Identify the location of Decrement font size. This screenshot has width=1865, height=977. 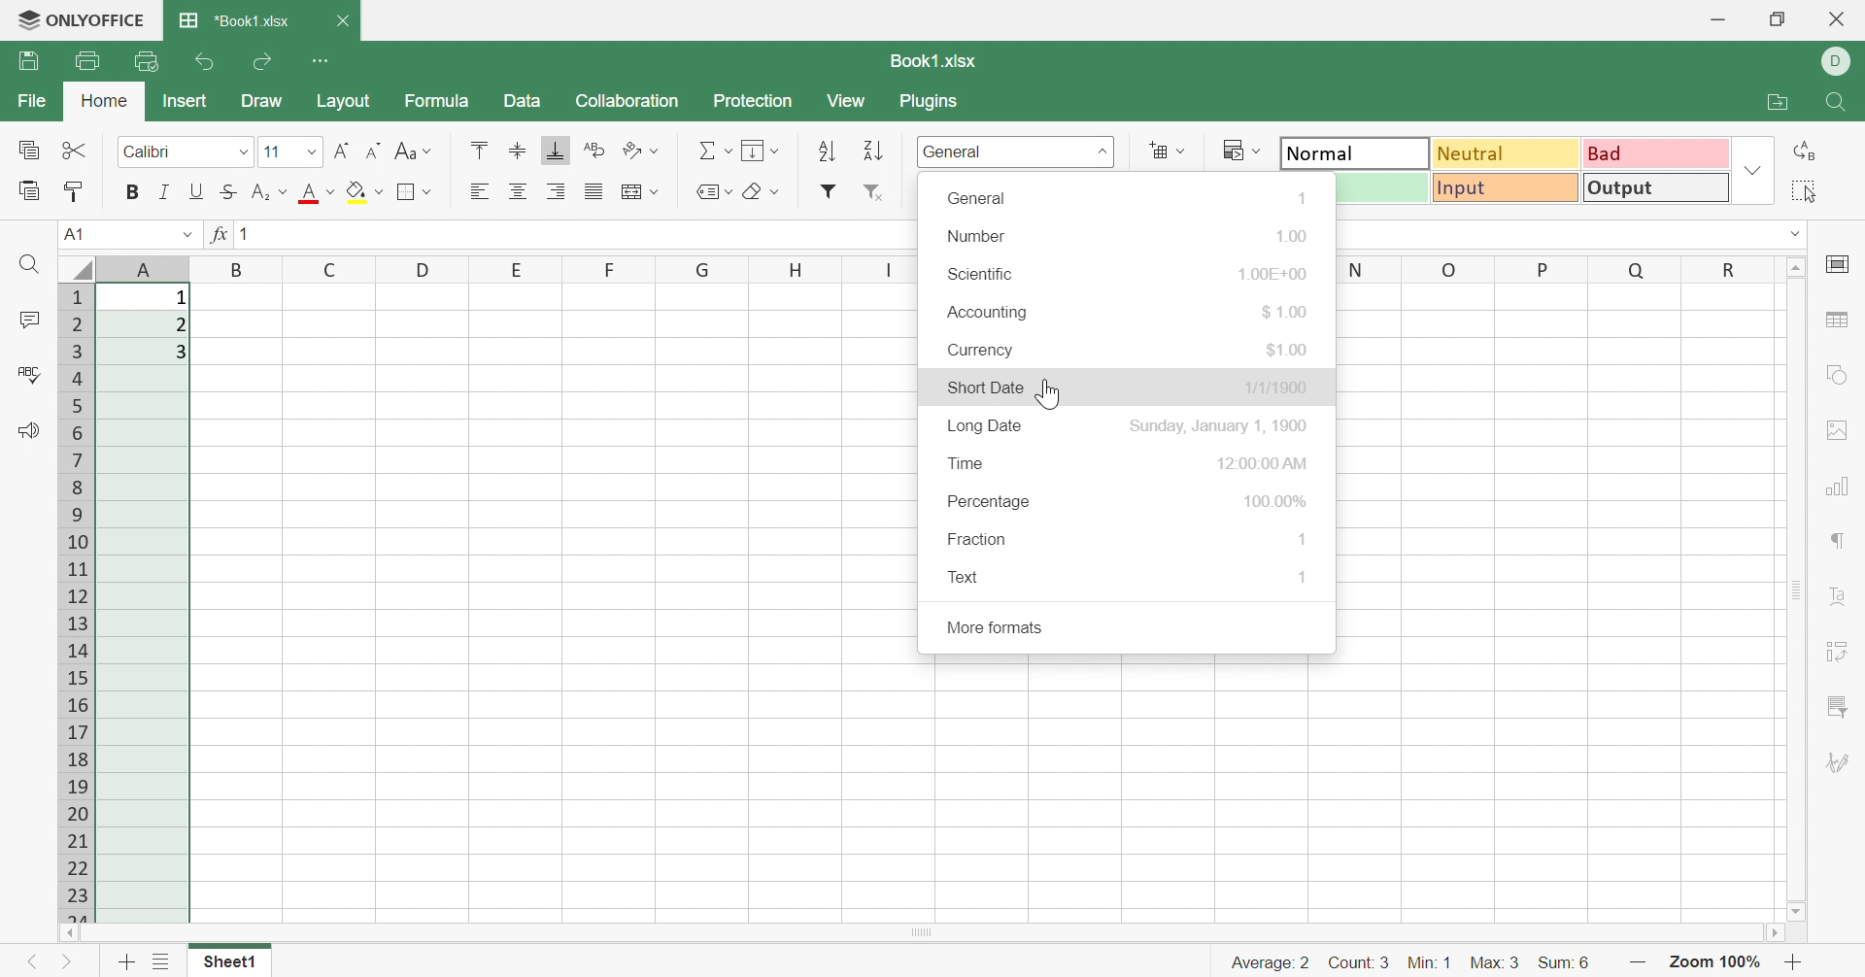
(377, 151).